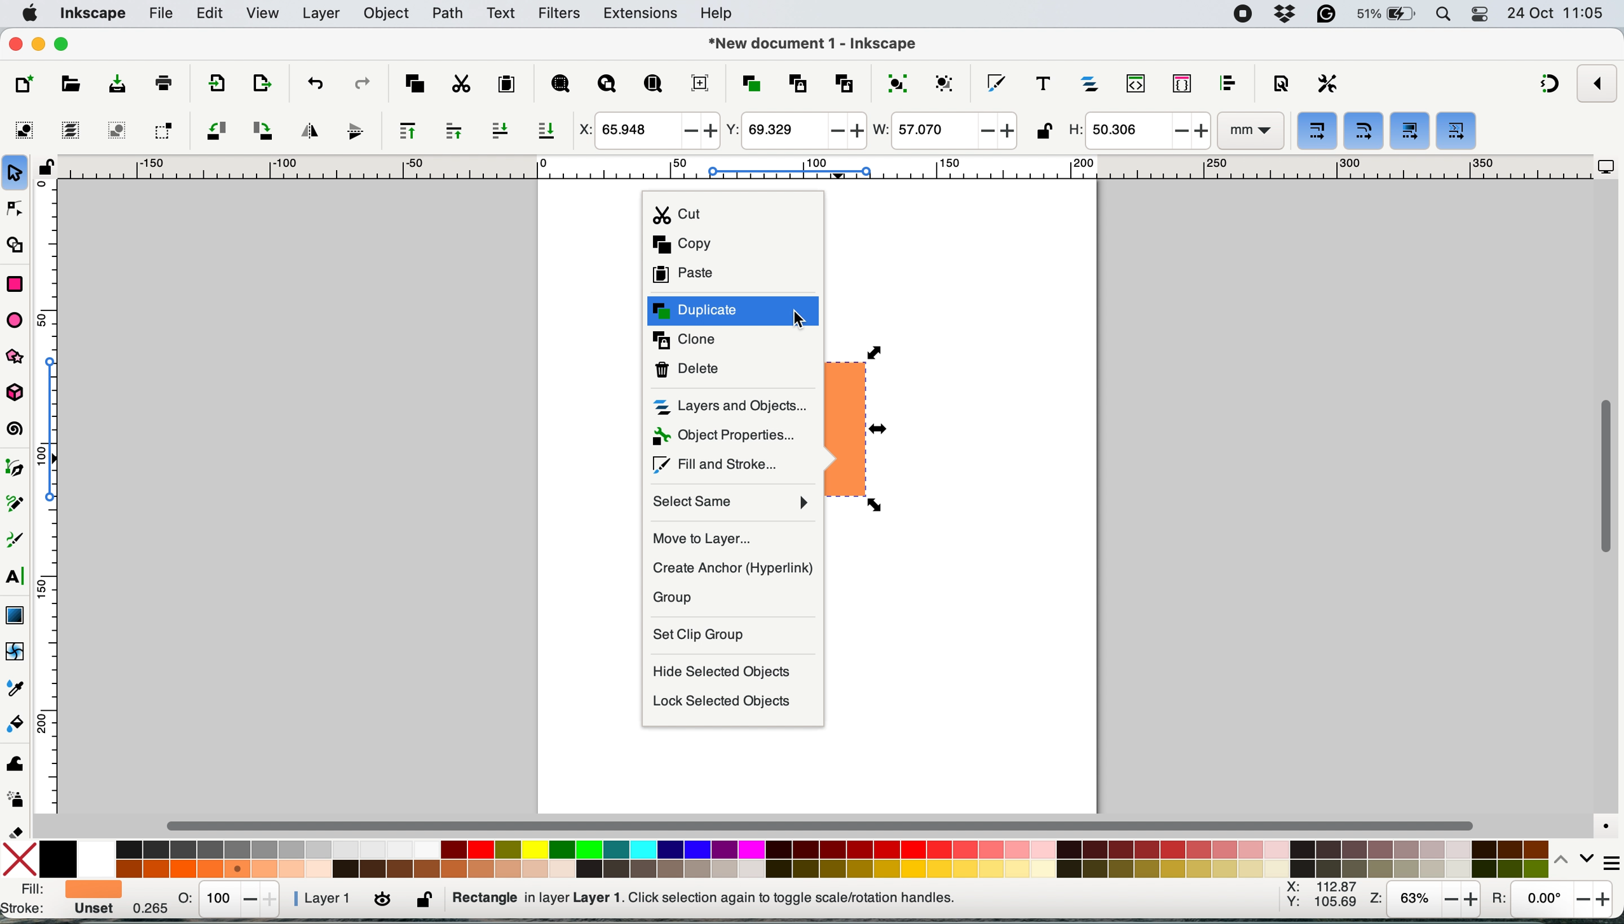  What do you see at coordinates (749, 84) in the screenshot?
I see `duplicate` at bounding box center [749, 84].